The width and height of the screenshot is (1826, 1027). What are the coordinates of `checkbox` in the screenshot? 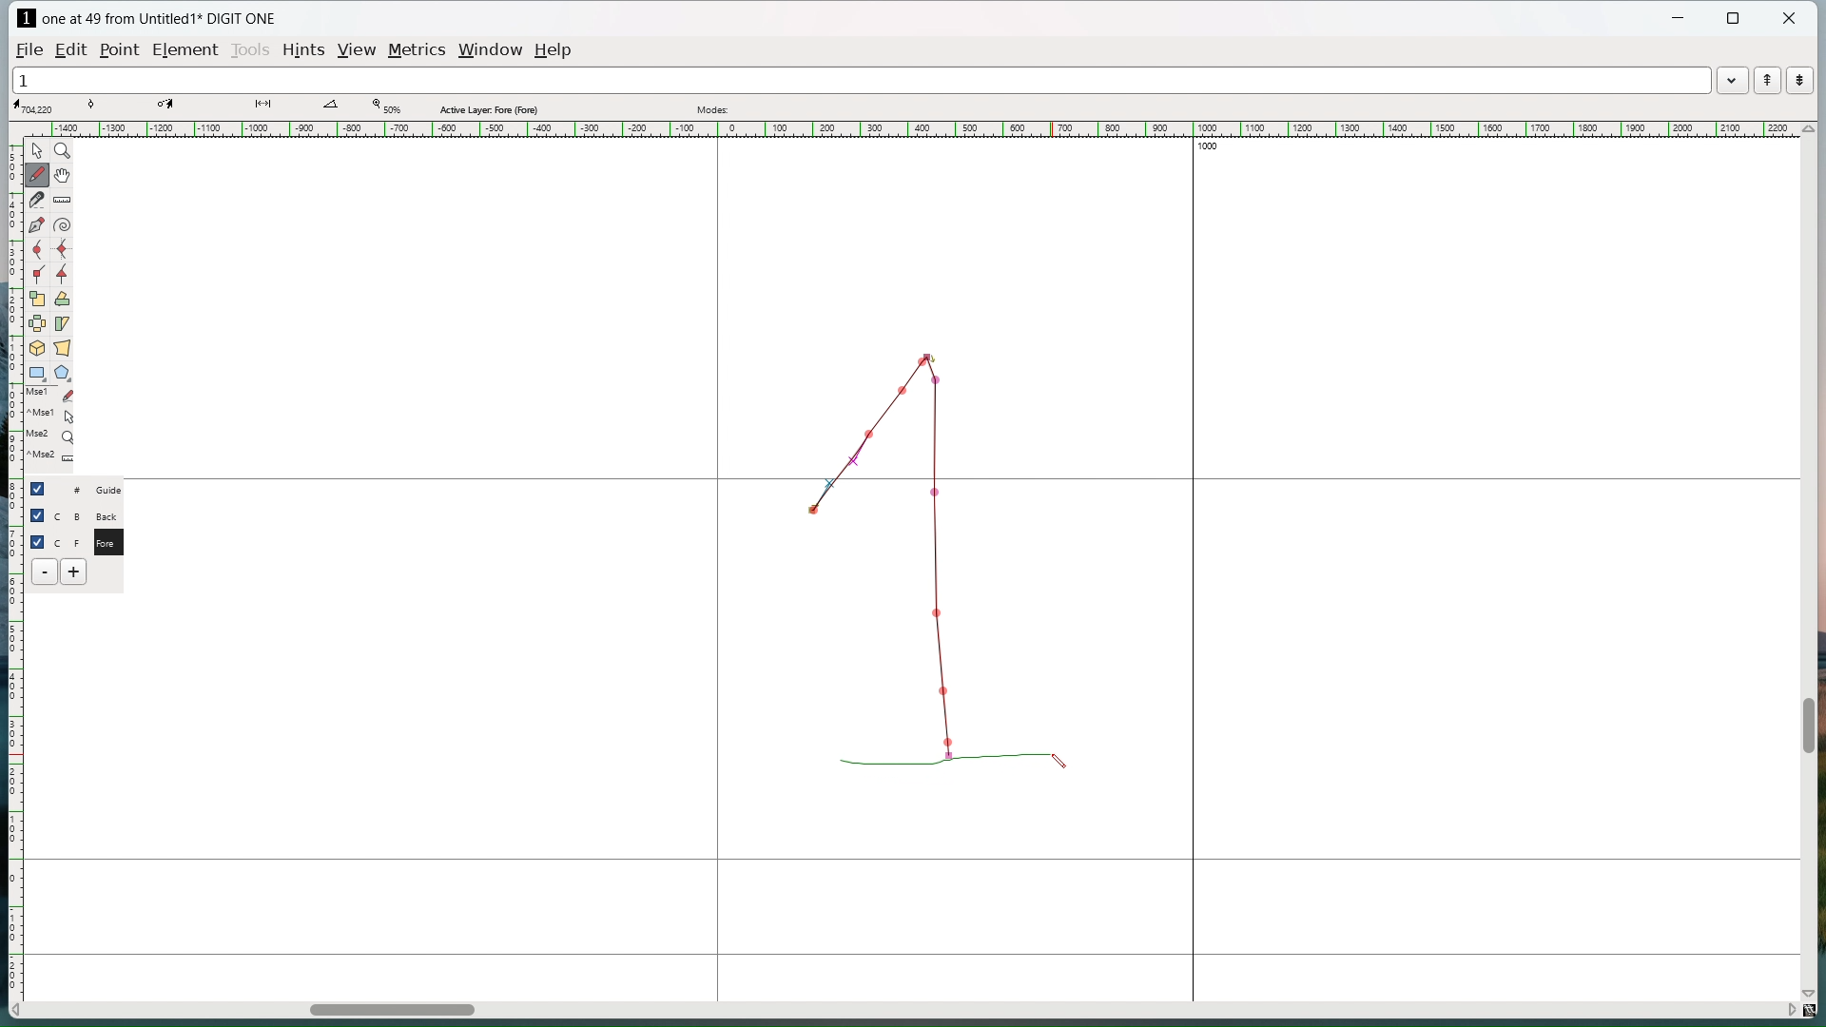 It's located at (37, 515).